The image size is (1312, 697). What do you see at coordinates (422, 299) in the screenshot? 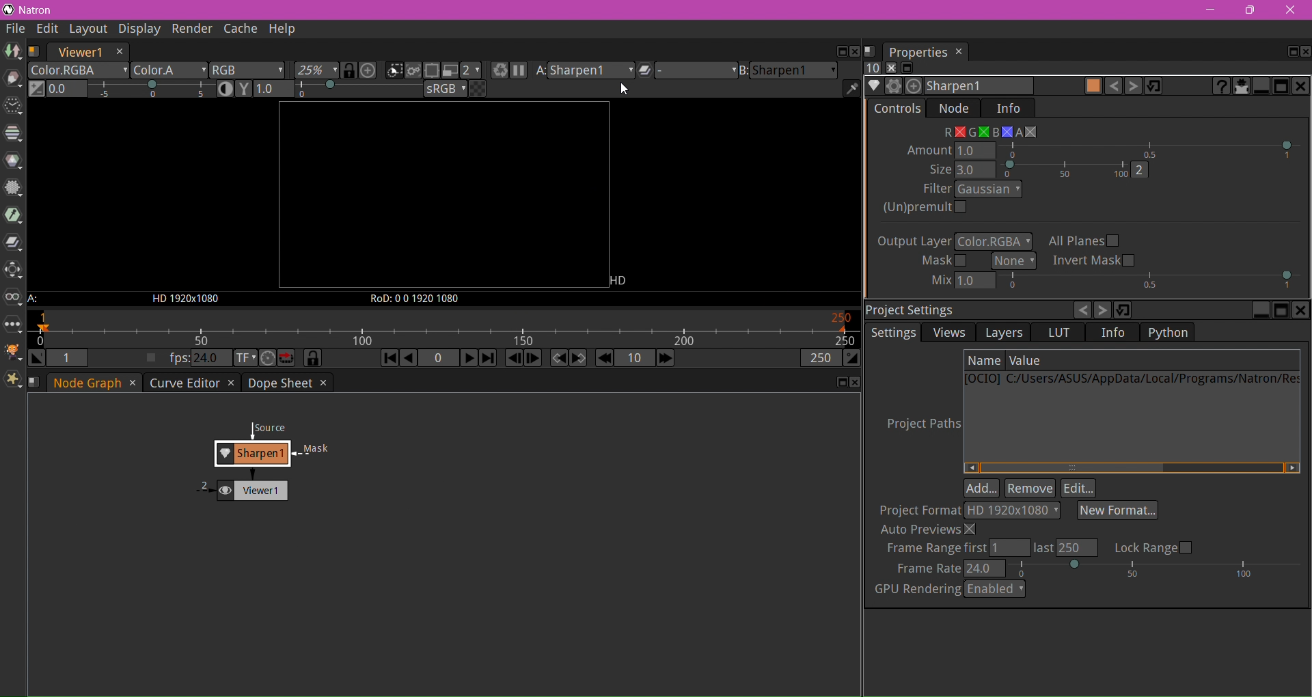
I see `Region of Definition of the displayed image` at bounding box center [422, 299].